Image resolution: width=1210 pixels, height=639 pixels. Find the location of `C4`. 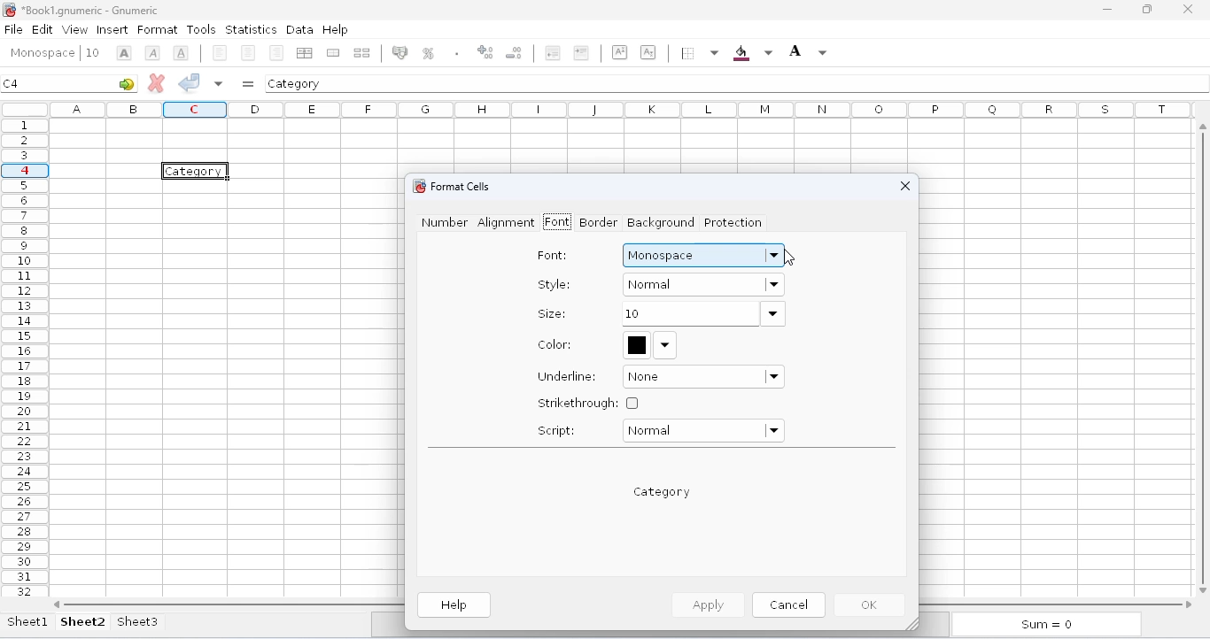

C4 is located at coordinates (12, 83).